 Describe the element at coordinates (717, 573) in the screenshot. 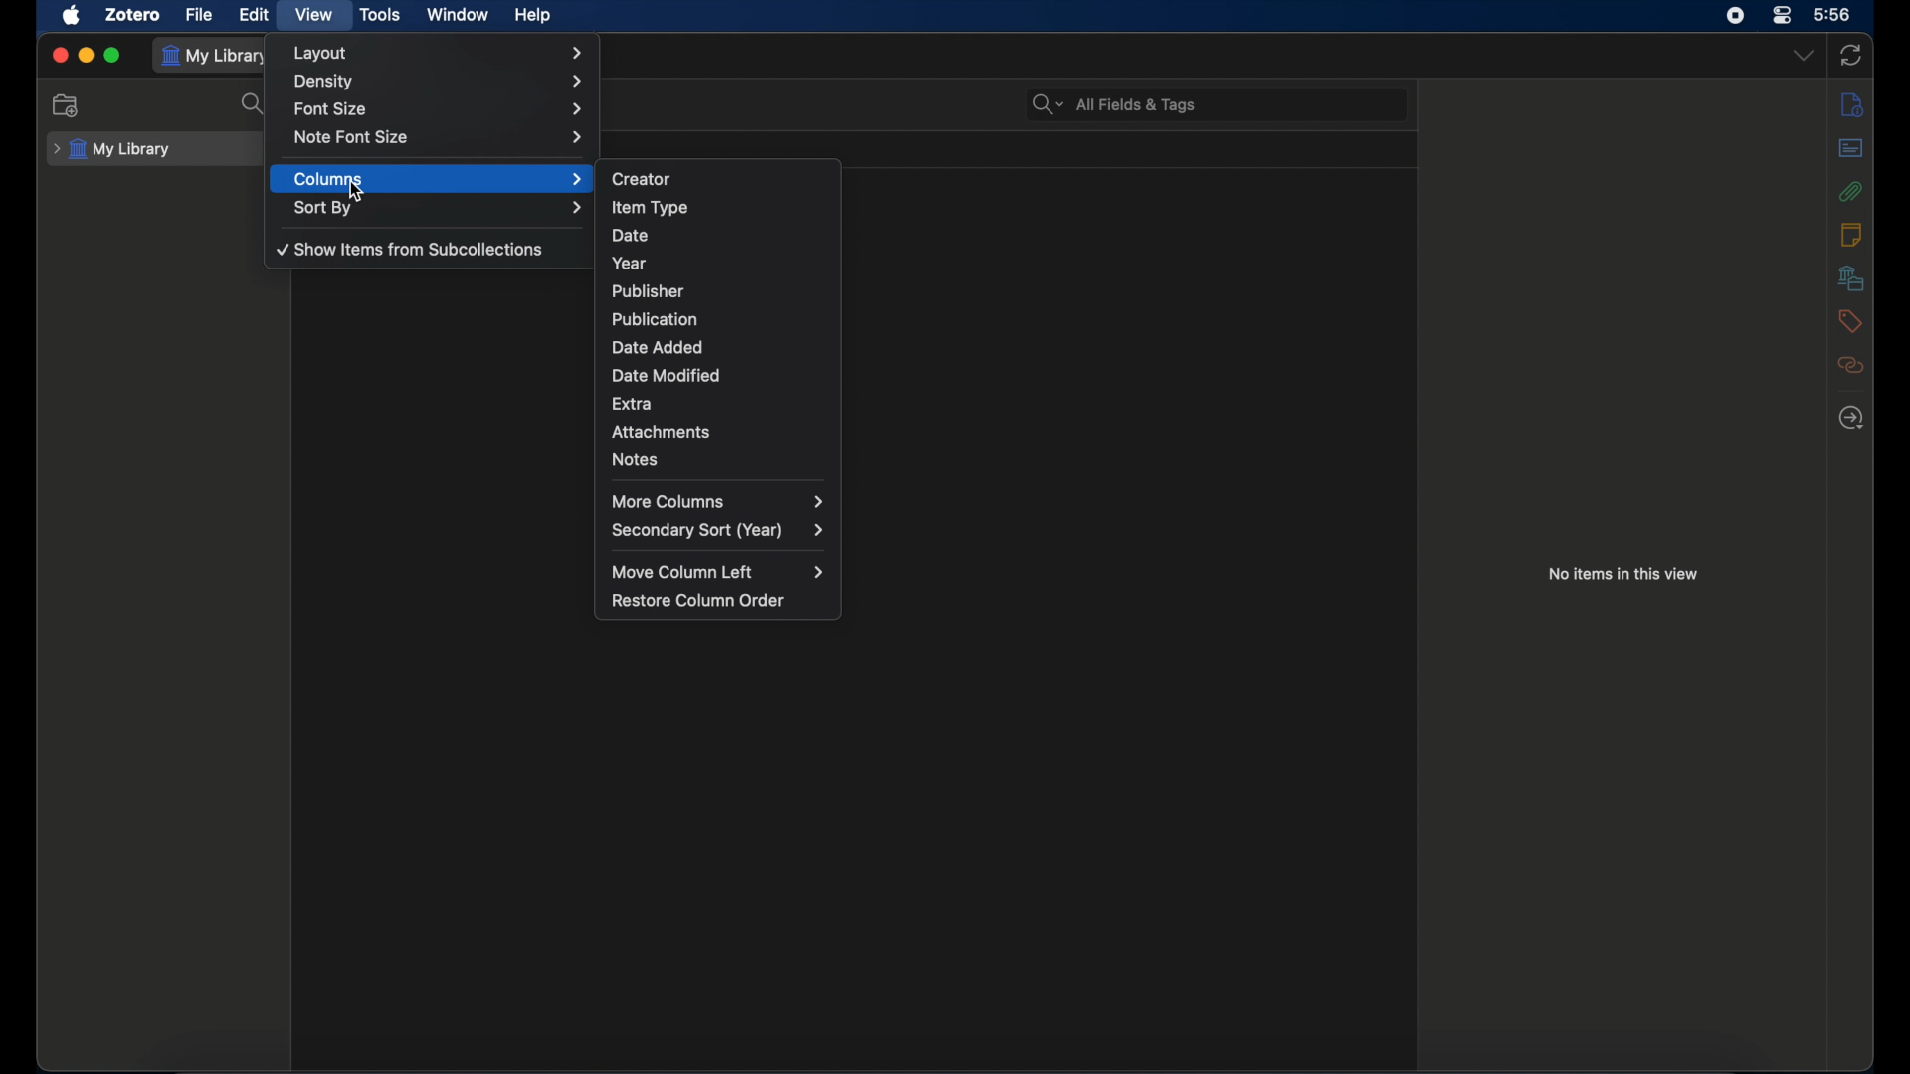

I see `move column left` at that location.